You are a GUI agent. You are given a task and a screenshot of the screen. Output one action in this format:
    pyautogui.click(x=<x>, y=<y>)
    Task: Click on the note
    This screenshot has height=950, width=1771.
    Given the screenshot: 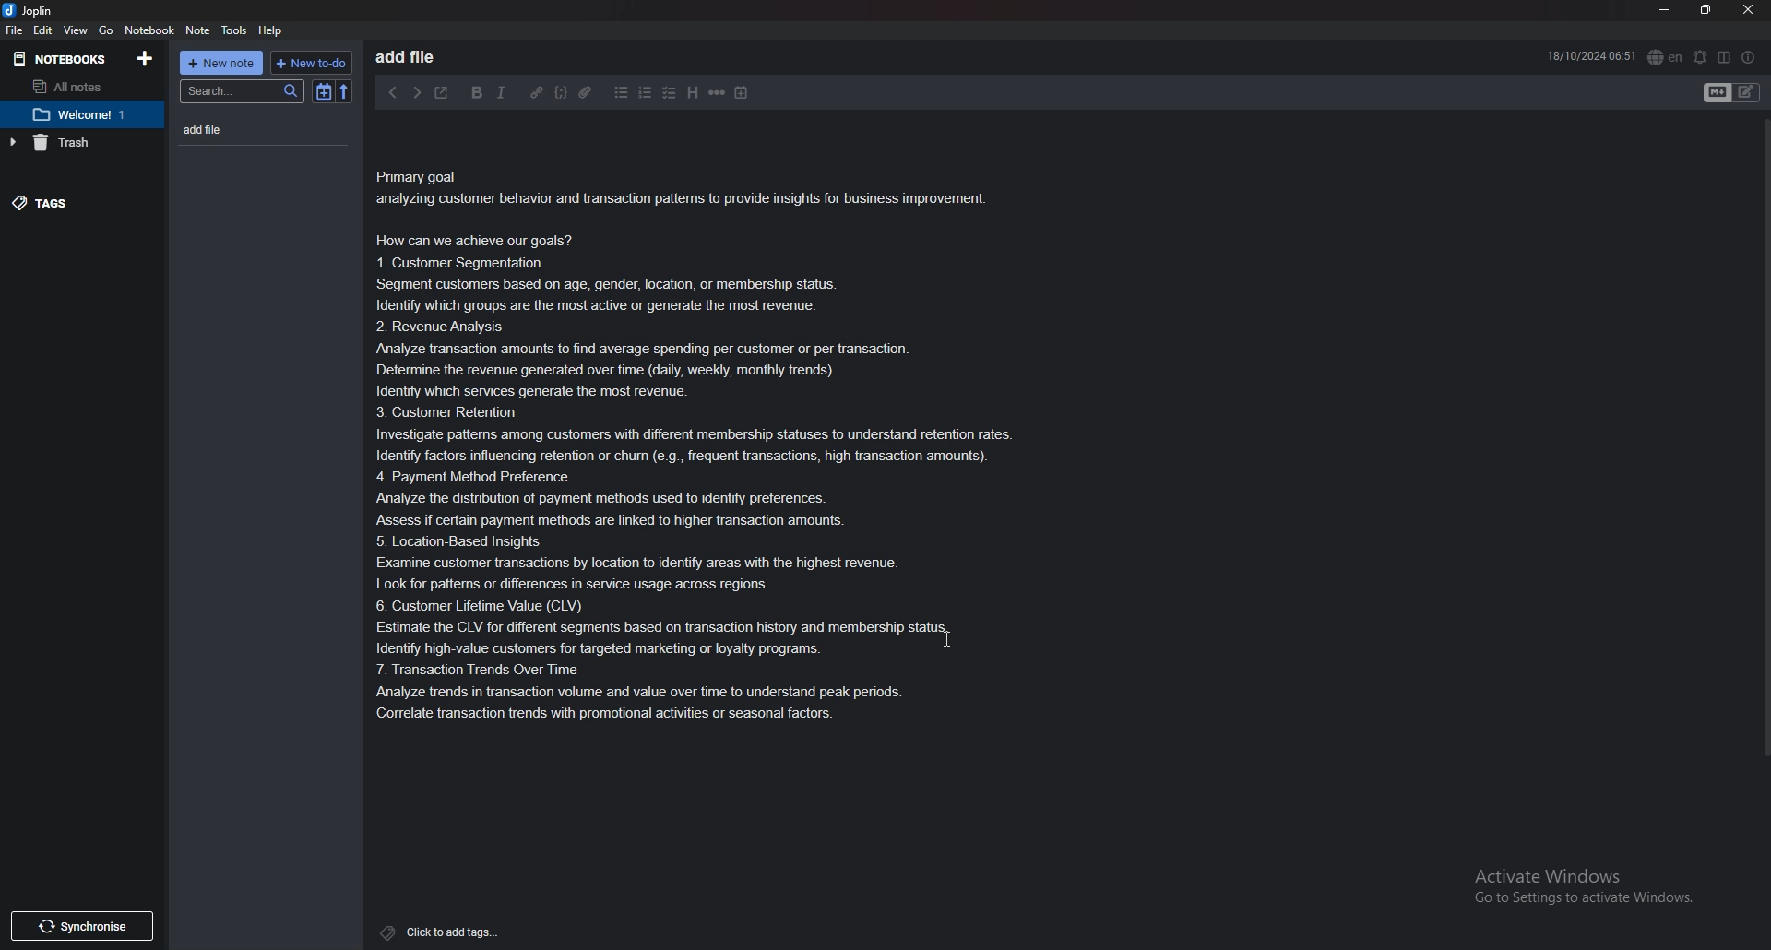 What is the action you would take?
    pyautogui.click(x=238, y=130)
    